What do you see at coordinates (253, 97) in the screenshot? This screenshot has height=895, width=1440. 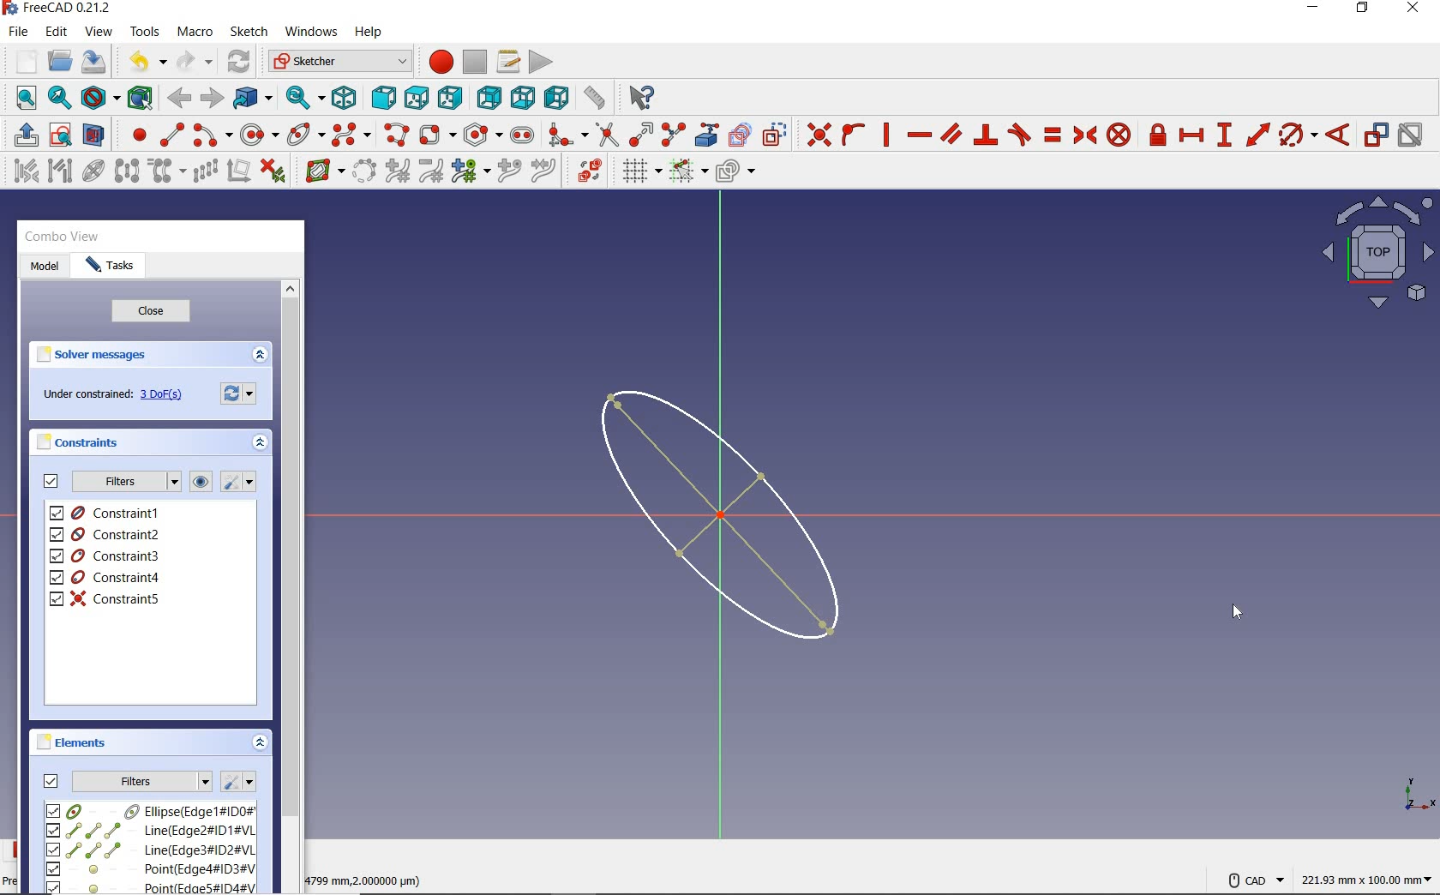 I see `go to linked object` at bounding box center [253, 97].